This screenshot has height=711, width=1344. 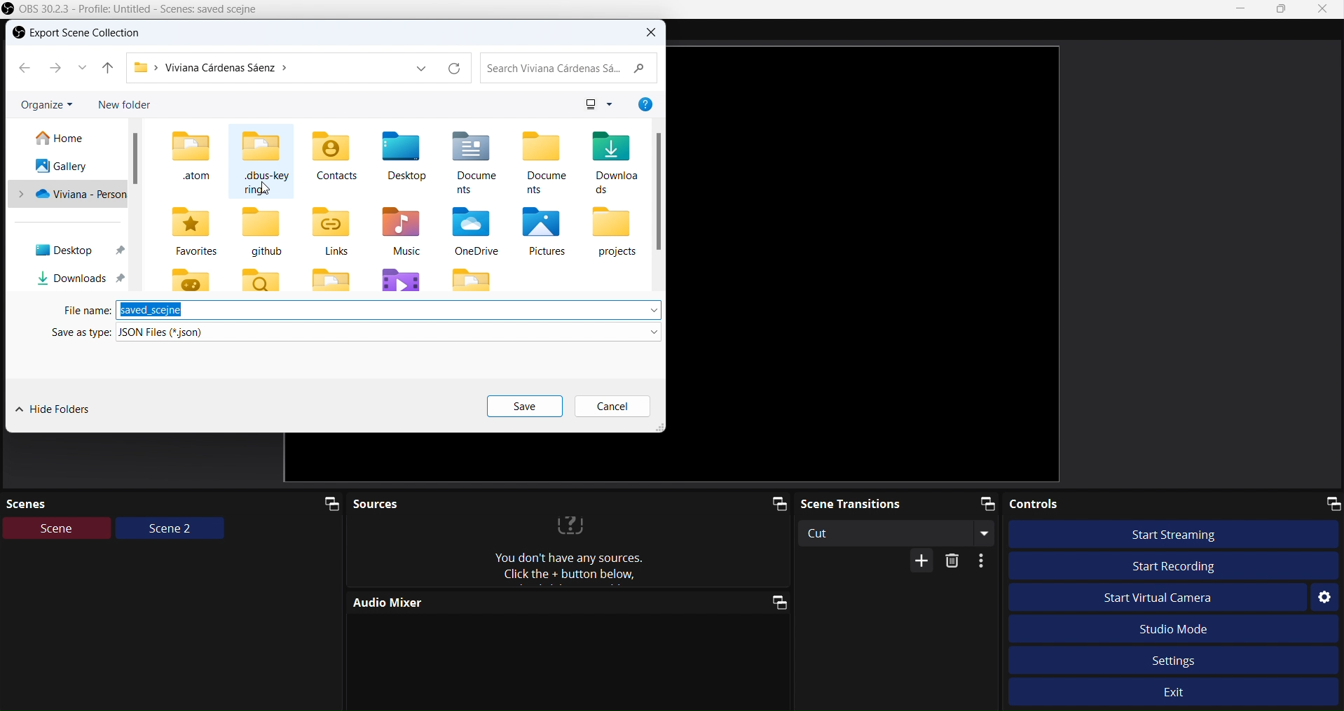 What do you see at coordinates (74, 278) in the screenshot?
I see `Downloads` at bounding box center [74, 278].